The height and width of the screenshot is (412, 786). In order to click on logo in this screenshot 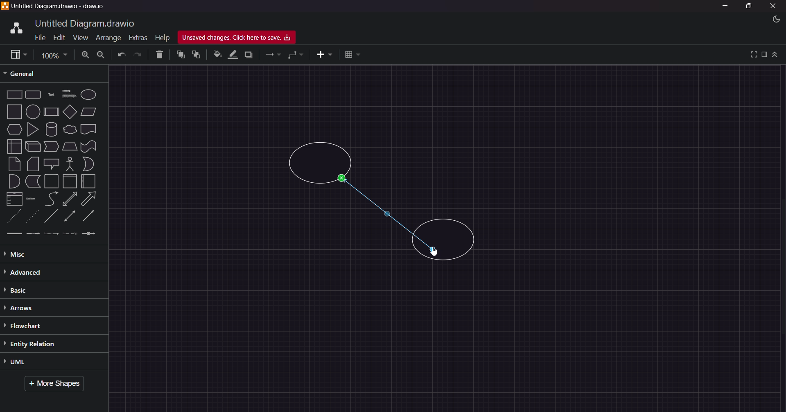, I will do `click(15, 27)`.